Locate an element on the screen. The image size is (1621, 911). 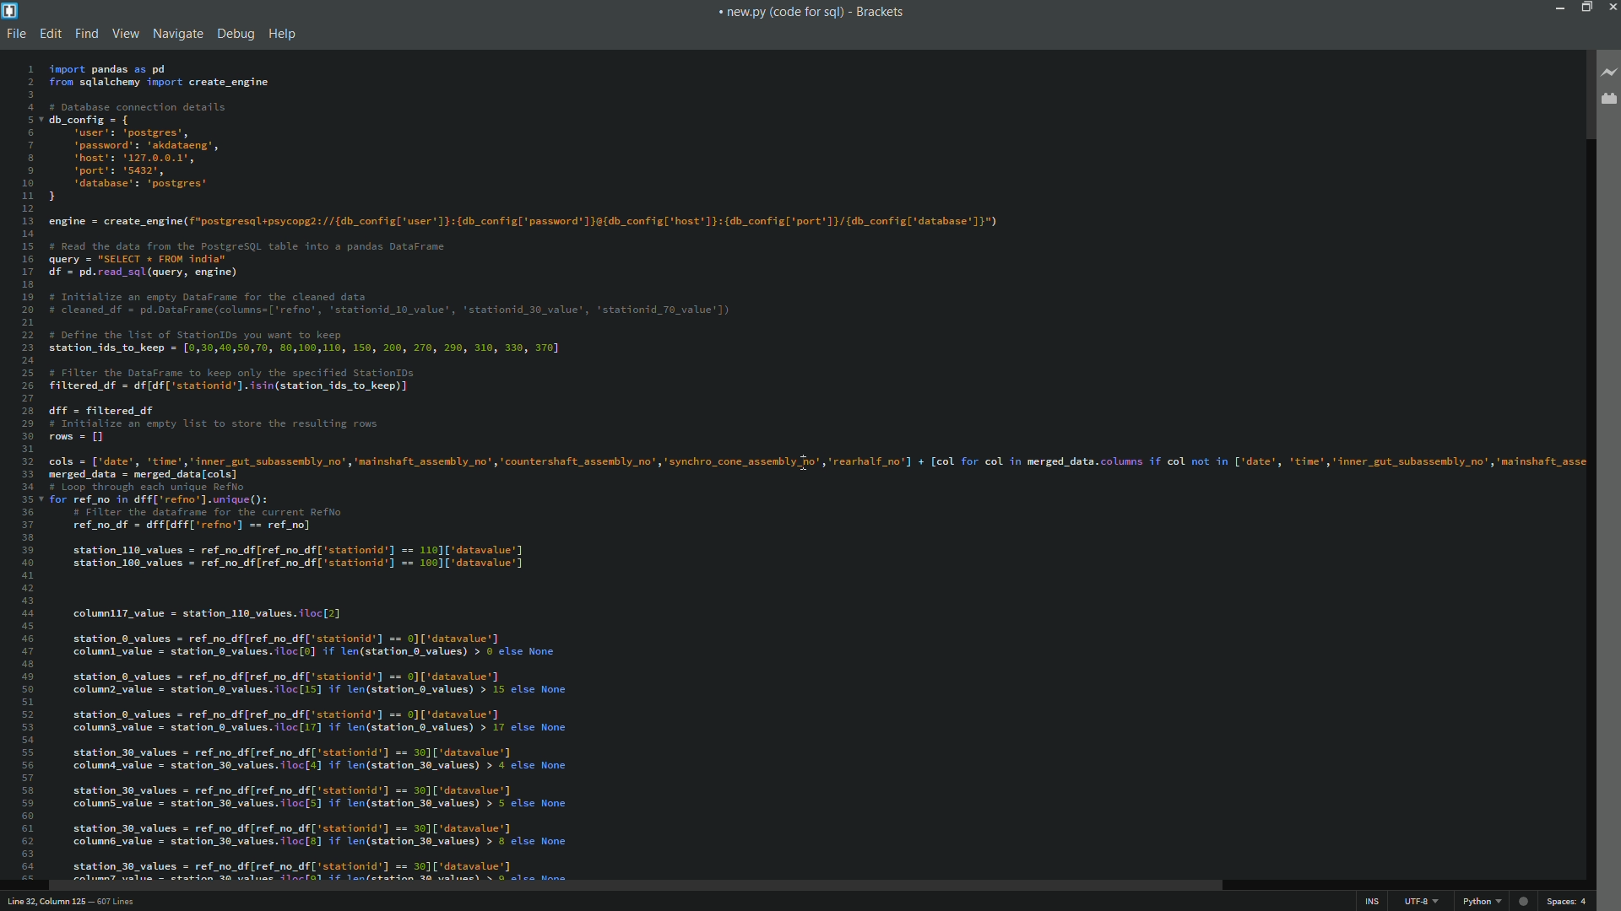
navigate menu is located at coordinates (176, 35).